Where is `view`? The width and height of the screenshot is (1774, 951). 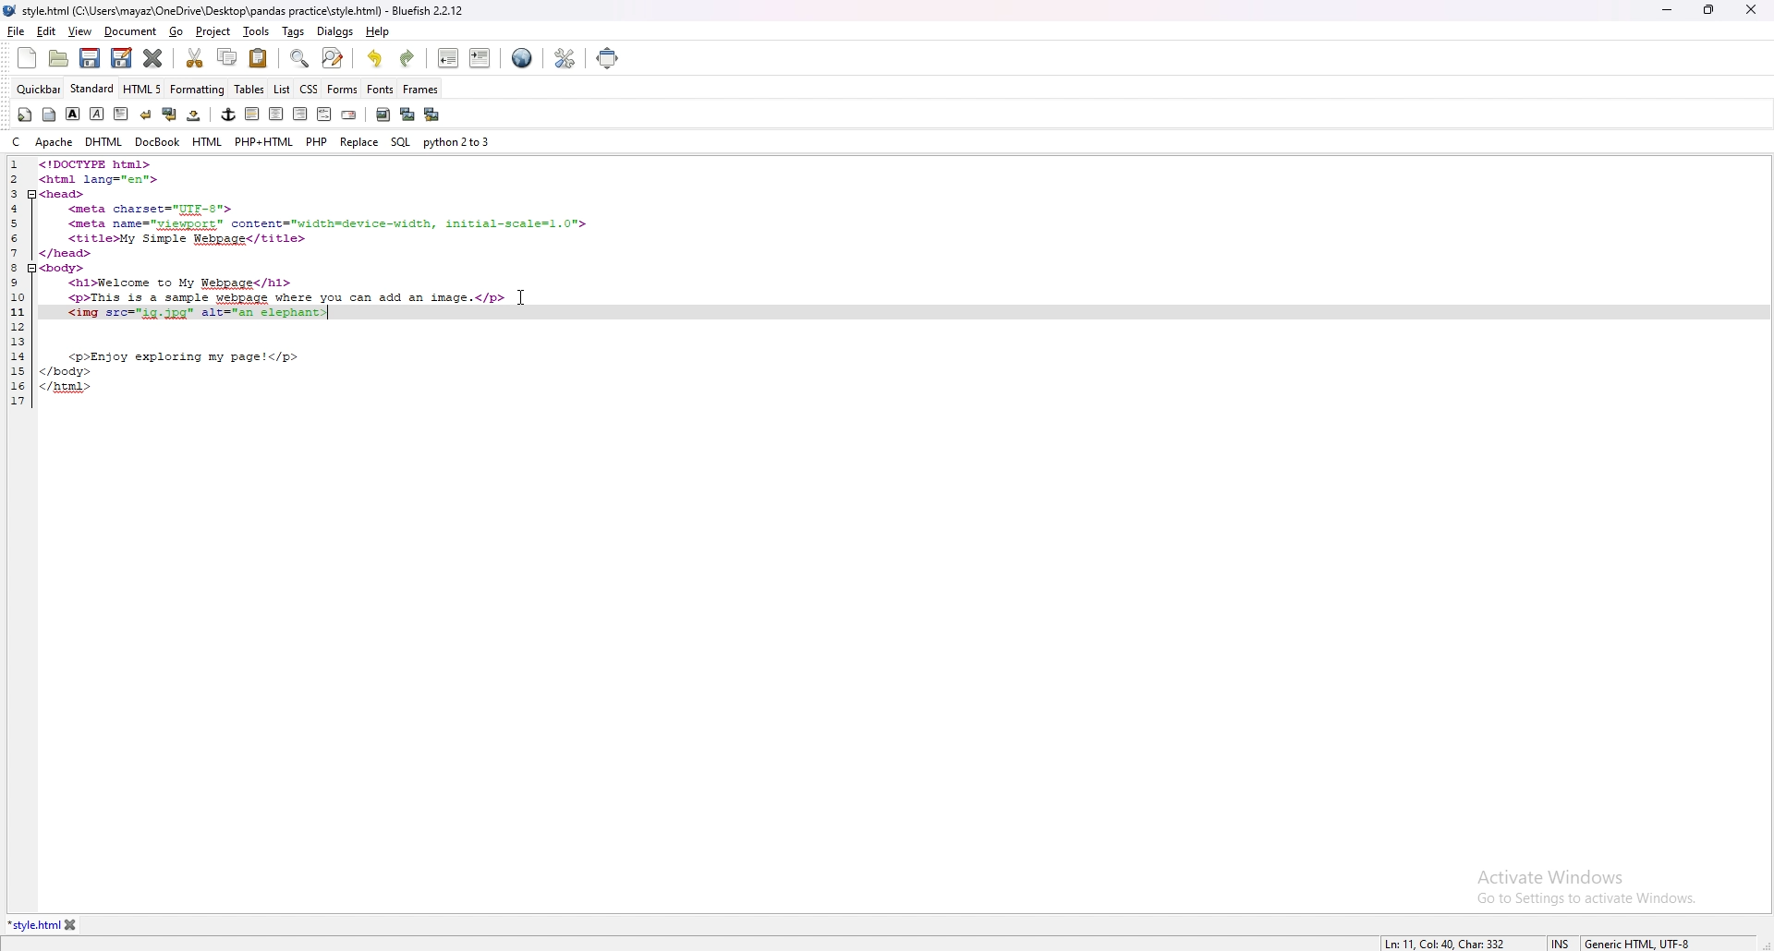 view is located at coordinates (80, 30).